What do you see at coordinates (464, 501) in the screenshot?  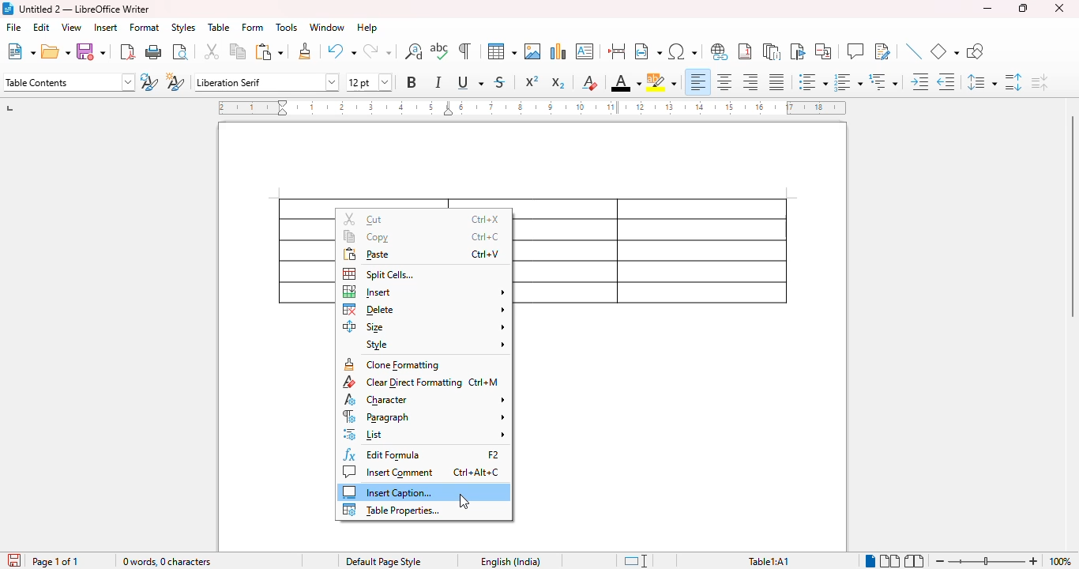 I see `cursor` at bounding box center [464, 501].